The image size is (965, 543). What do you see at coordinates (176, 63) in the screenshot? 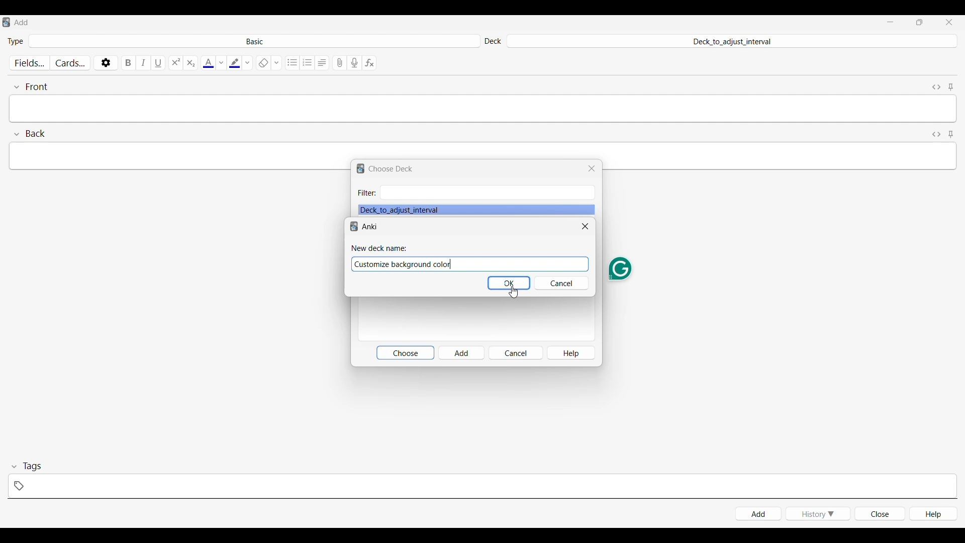
I see `Super script` at bounding box center [176, 63].